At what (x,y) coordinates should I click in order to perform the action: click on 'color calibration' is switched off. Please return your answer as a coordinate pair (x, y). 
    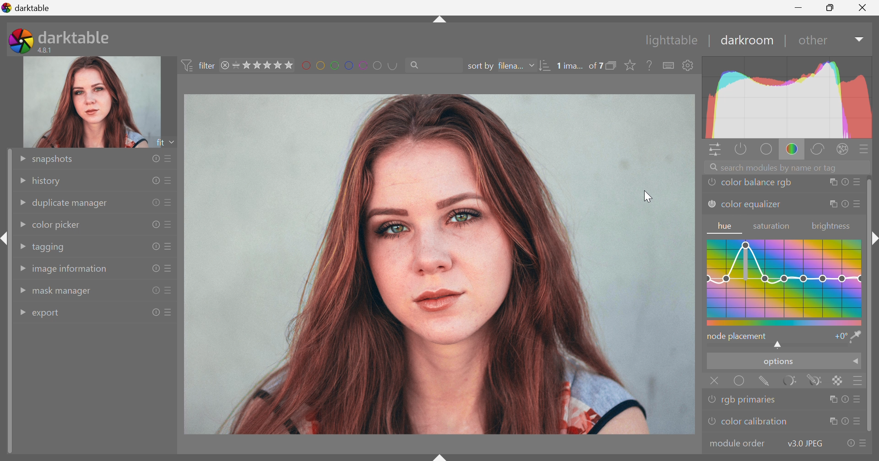
    Looking at the image, I should click on (710, 423).